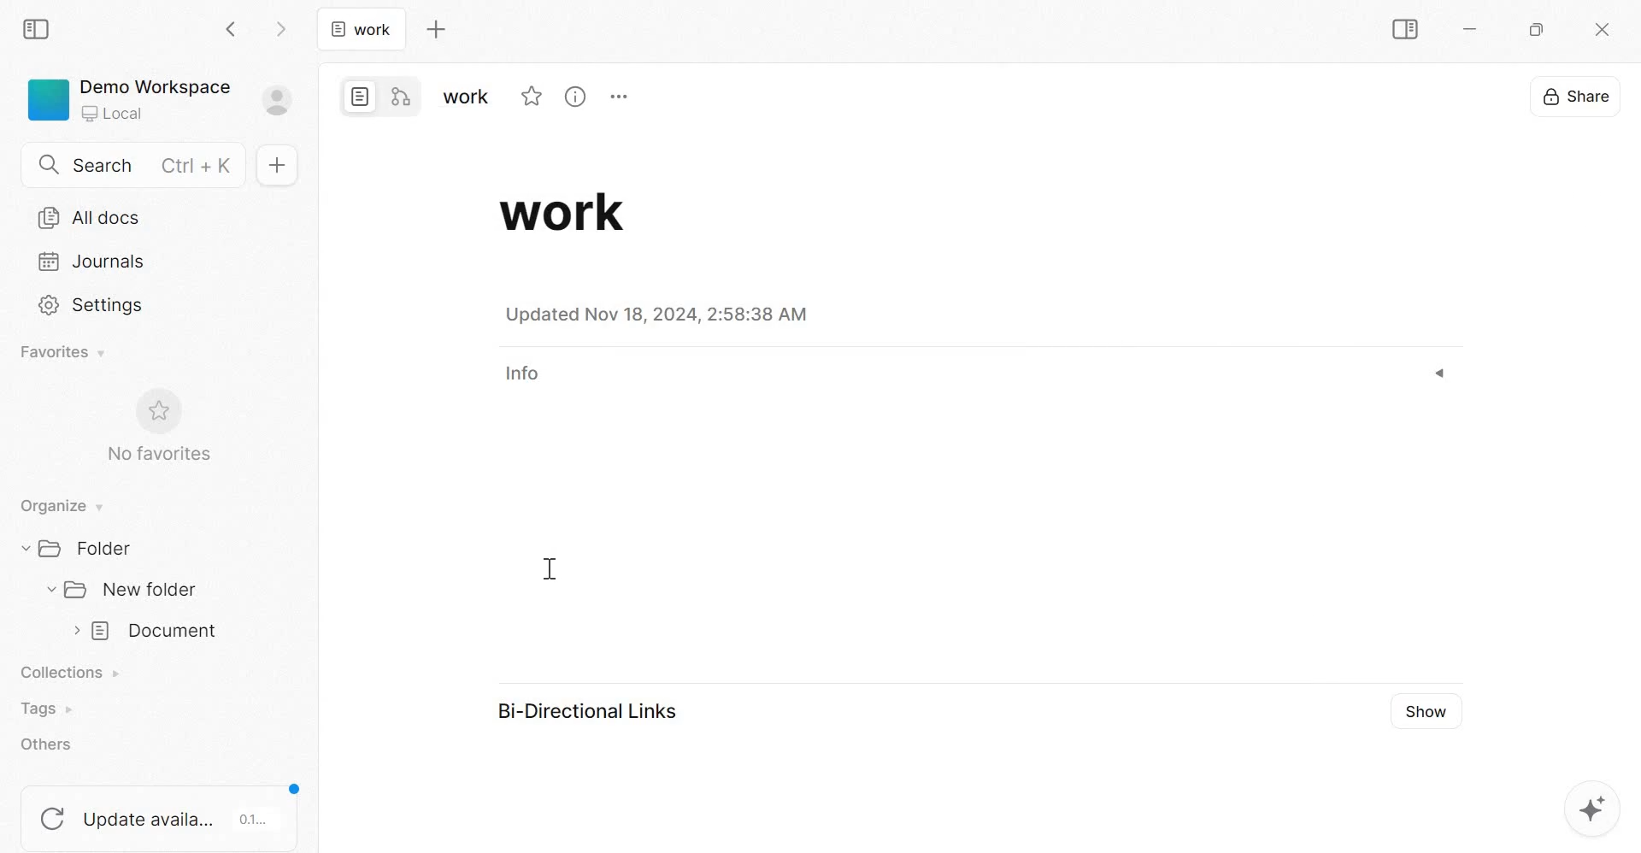 This screenshot has height=853, width=1641. I want to click on edgeless mode, so click(398, 97).